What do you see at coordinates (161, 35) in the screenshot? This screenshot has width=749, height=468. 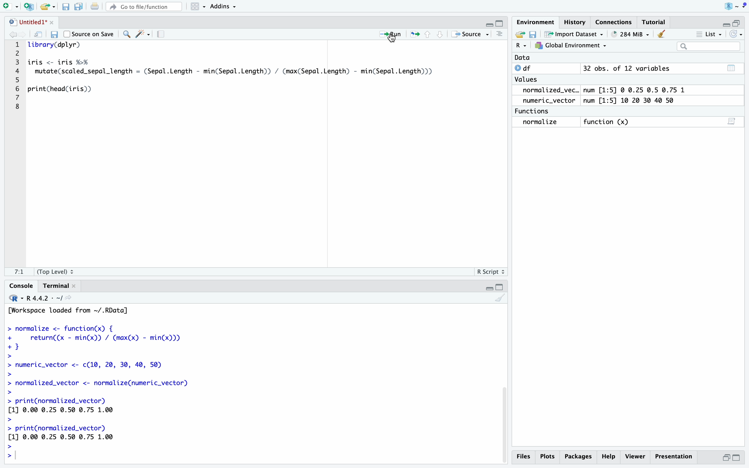 I see `Page` at bounding box center [161, 35].